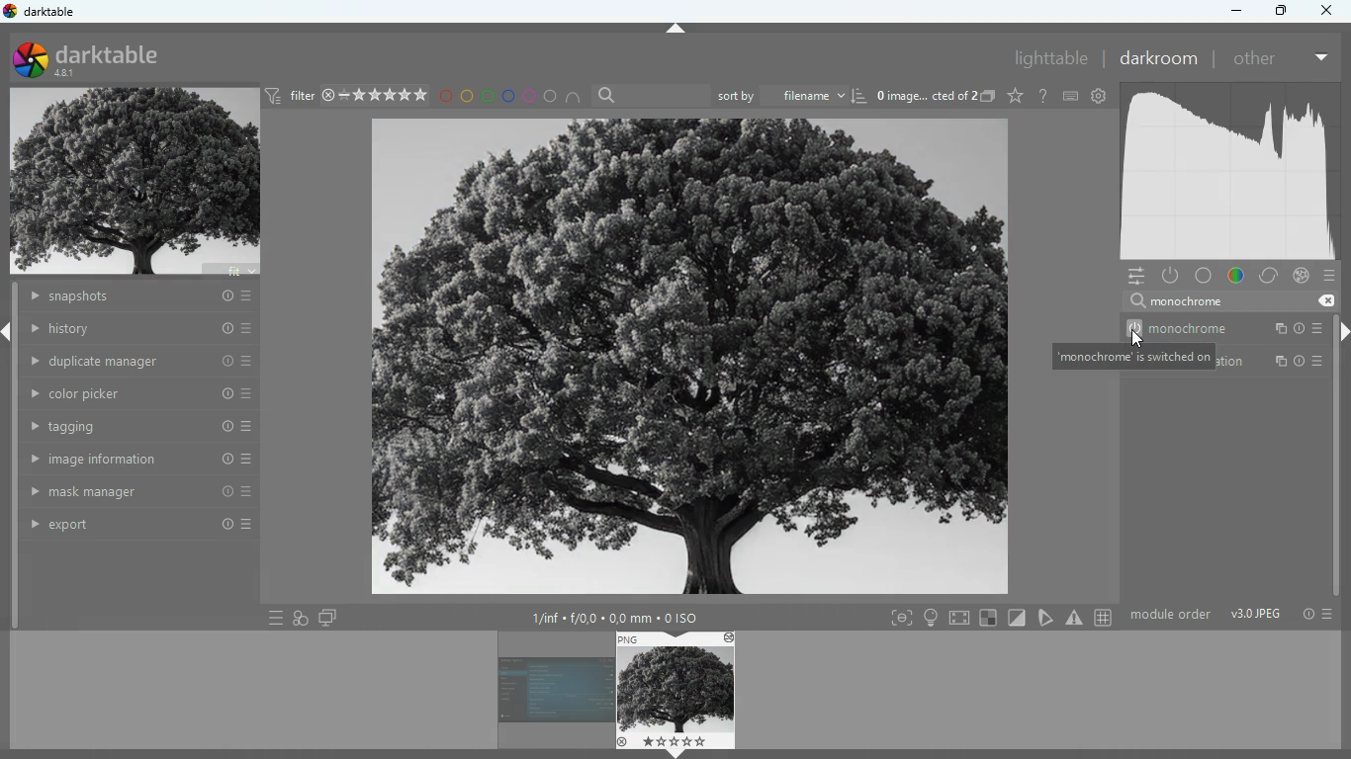 The height and width of the screenshot is (759, 1351). What do you see at coordinates (327, 617) in the screenshot?
I see `screens` at bounding box center [327, 617].